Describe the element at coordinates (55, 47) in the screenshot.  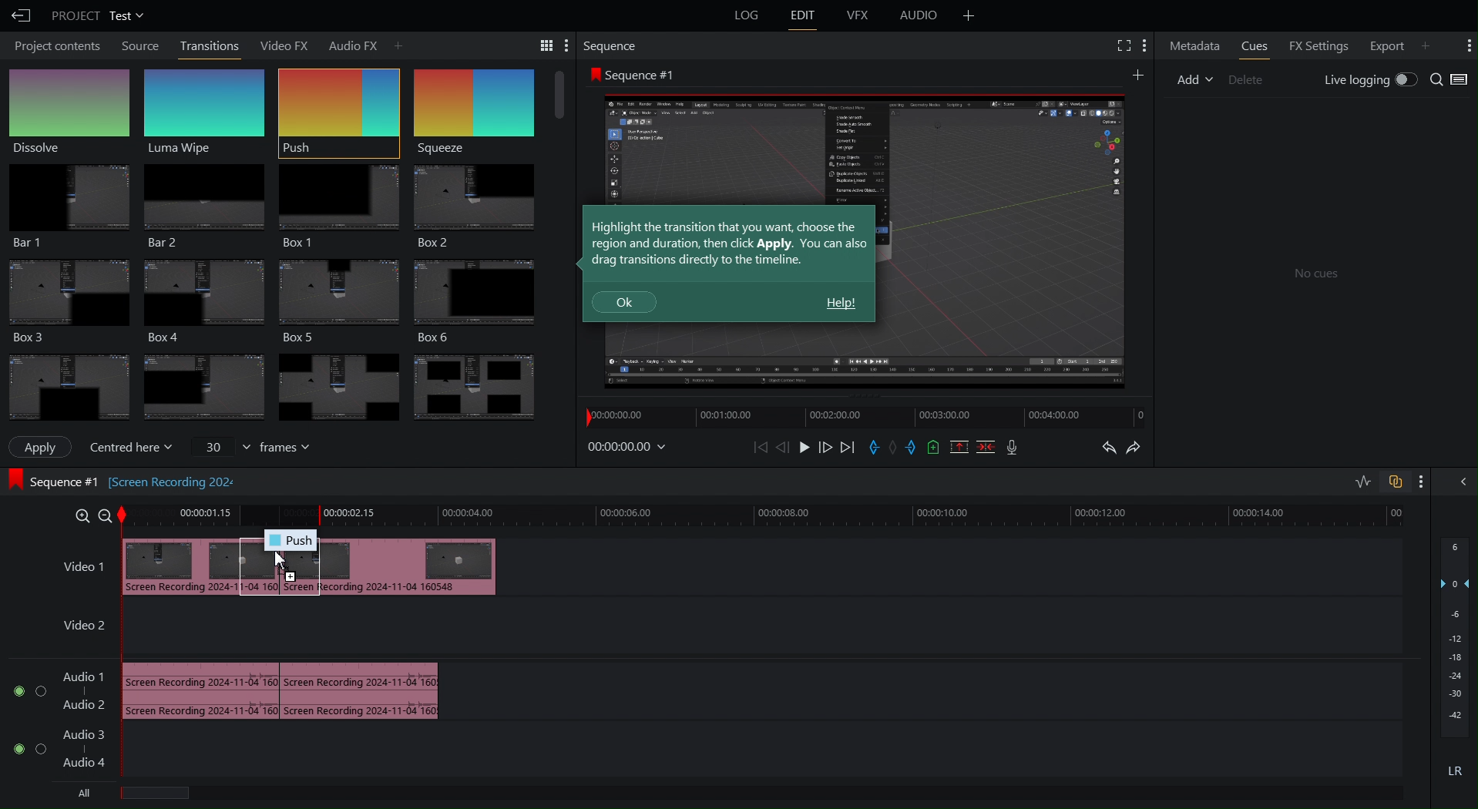
I see `Project Contents` at that location.